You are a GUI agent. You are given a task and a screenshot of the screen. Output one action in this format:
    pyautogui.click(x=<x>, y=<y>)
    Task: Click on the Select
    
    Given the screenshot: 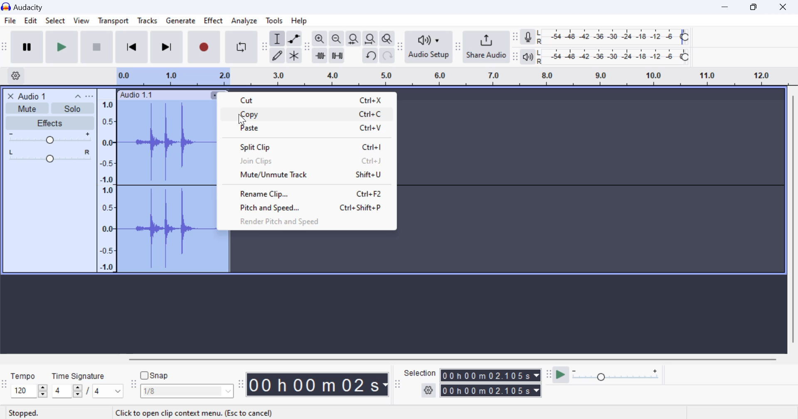 What is the action you would take?
    pyautogui.click(x=55, y=22)
    